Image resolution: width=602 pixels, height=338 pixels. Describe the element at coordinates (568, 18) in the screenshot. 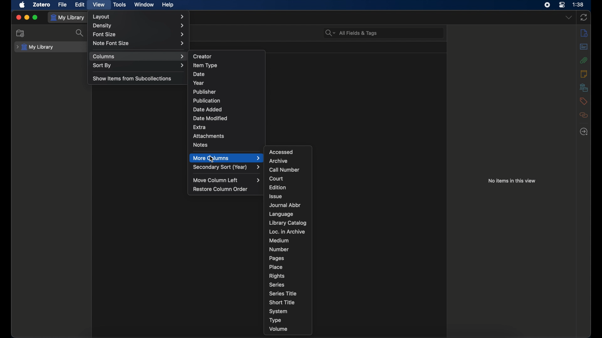

I see `dropdown` at that location.